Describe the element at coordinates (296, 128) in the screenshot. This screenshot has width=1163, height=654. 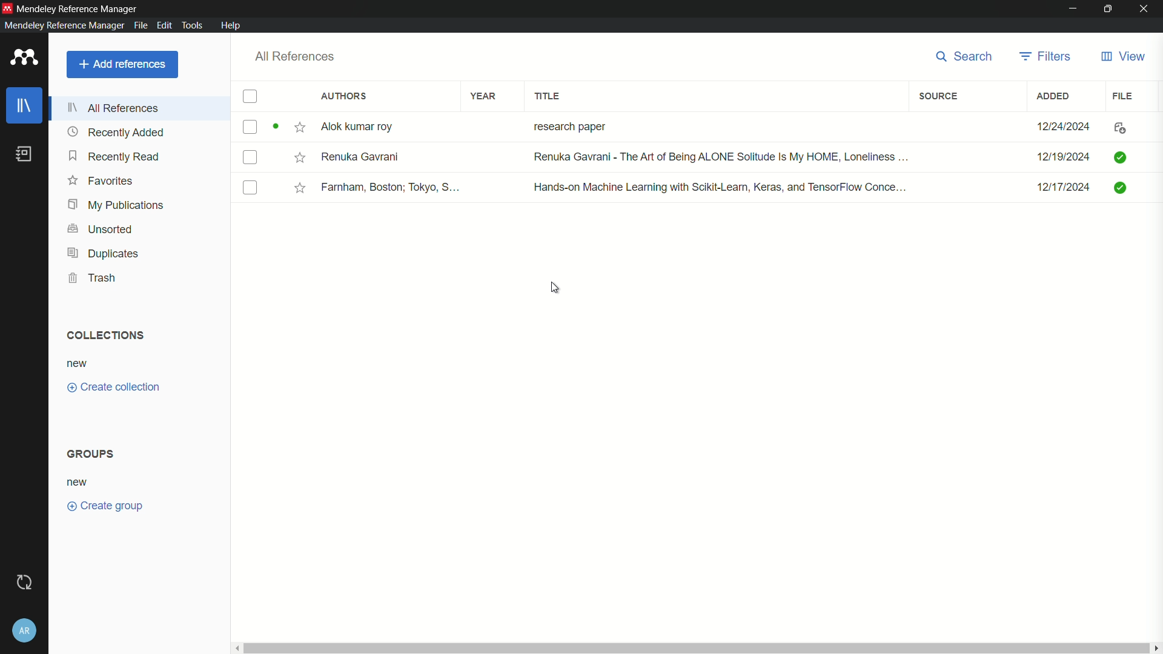
I see `favourite` at that location.